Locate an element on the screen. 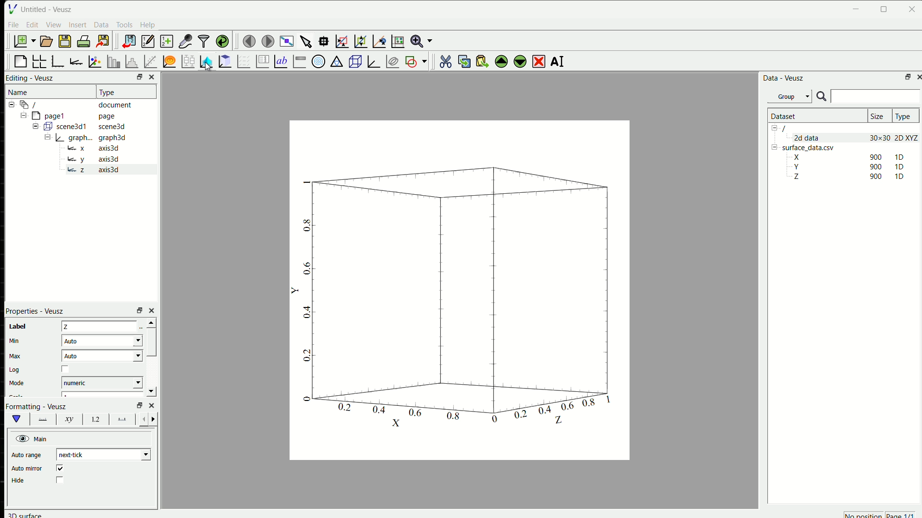  graph3d is located at coordinates (114, 139).